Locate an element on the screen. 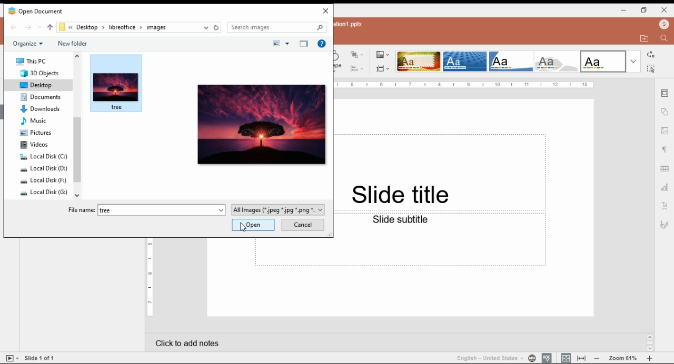 This screenshot has width=674, height=364. theme 3 is located at coordinates (510, 62).